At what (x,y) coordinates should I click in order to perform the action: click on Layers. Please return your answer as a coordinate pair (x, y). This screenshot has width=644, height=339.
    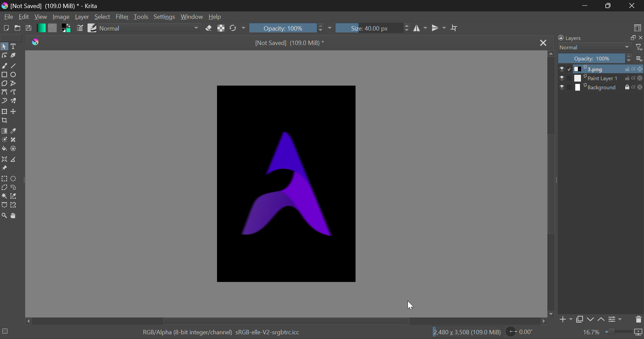
    Looking at the image, I should click on (598, 38).